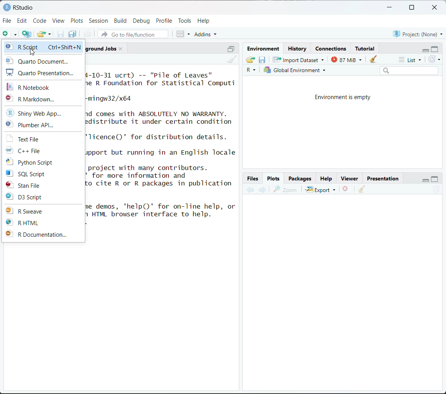 The image size is (446, 394). What do you see at coordinates (25, 197) in the screenshot?
I see `D3 Script` at bounding box center [25, 197].